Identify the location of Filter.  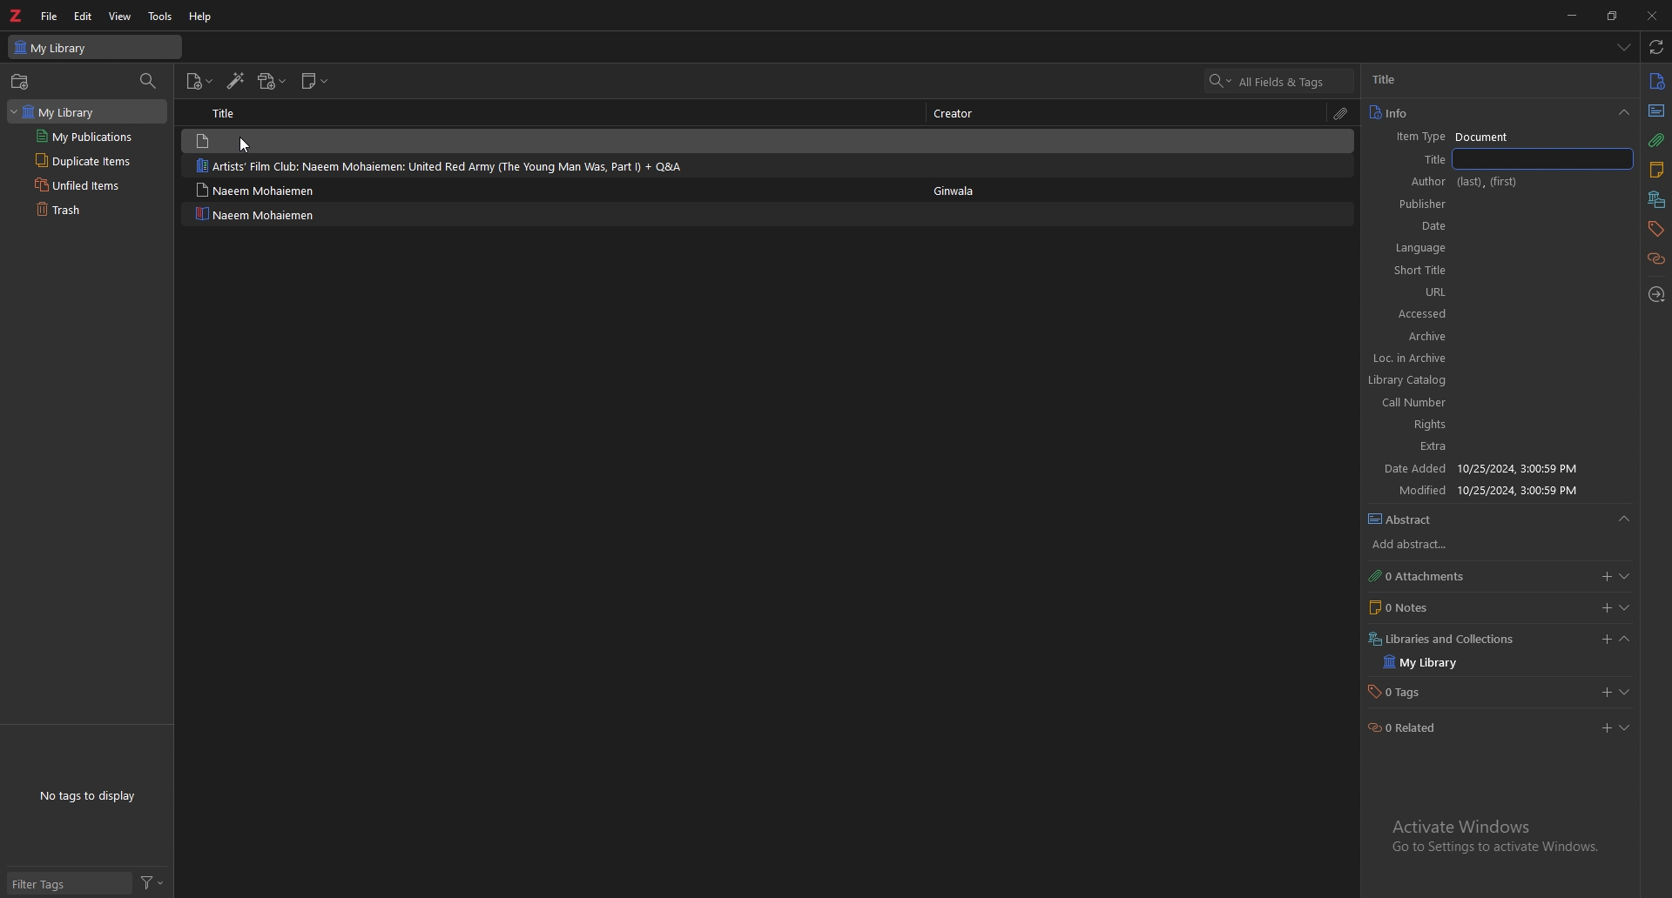
(157, 882).